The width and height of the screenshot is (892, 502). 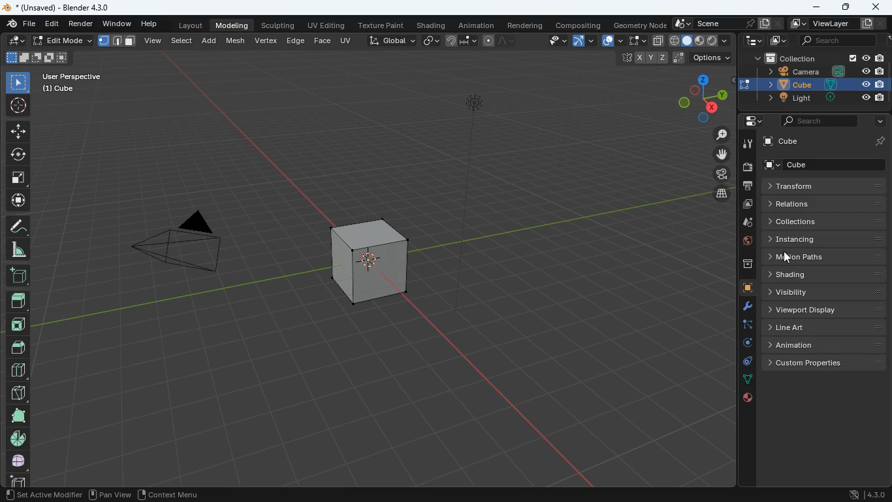 I want to click on file, so click(x=20, y=24).